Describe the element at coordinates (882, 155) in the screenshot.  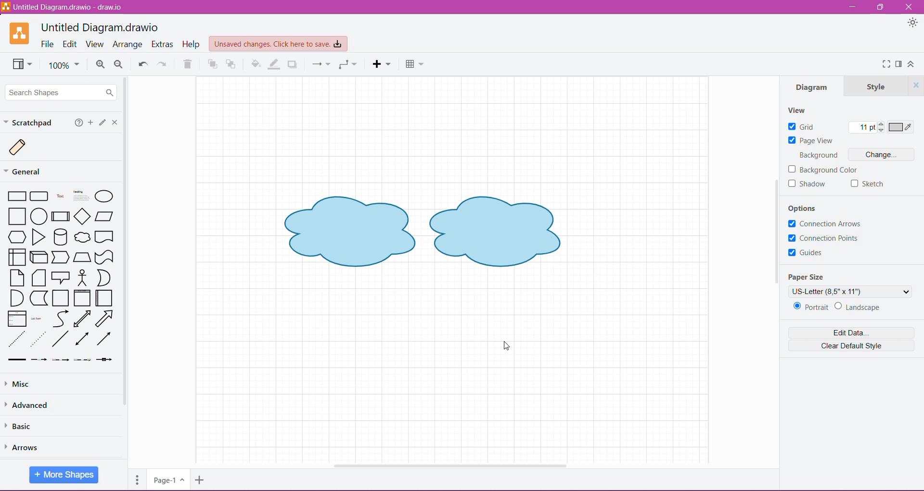
I see `Change` at that location.